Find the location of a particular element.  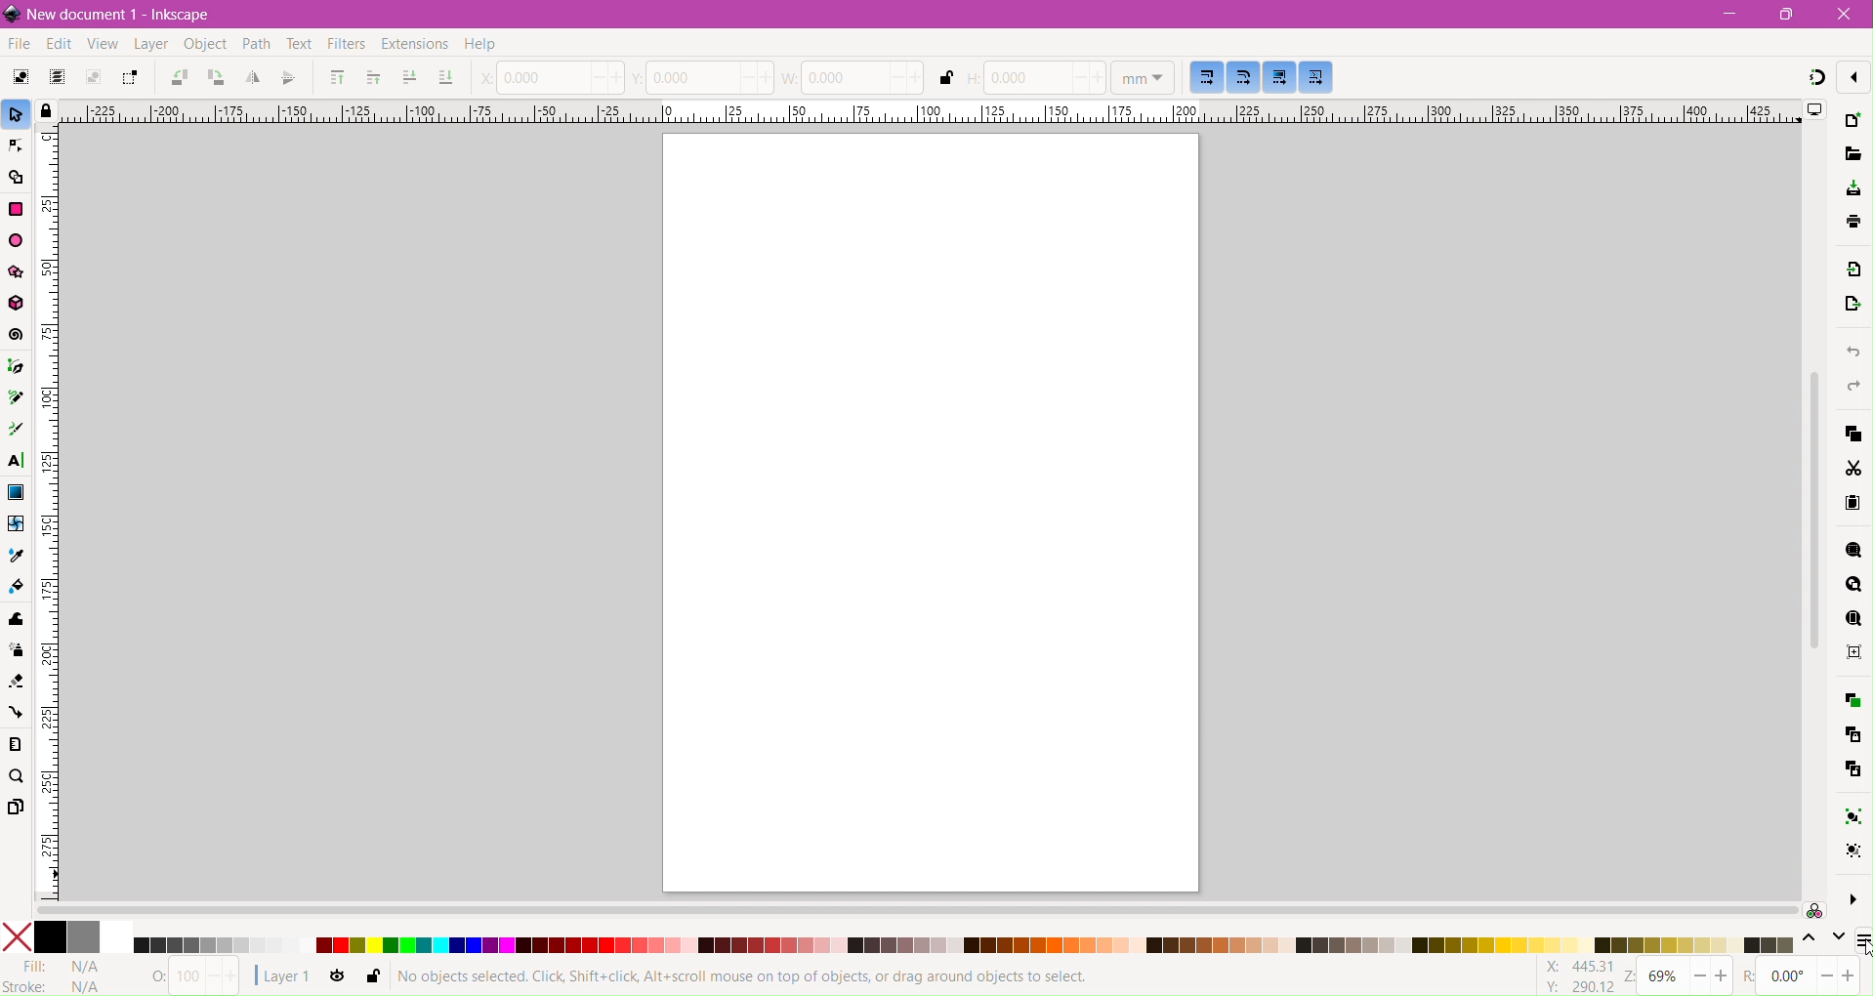

Select All is located at coordinates (21, 79).